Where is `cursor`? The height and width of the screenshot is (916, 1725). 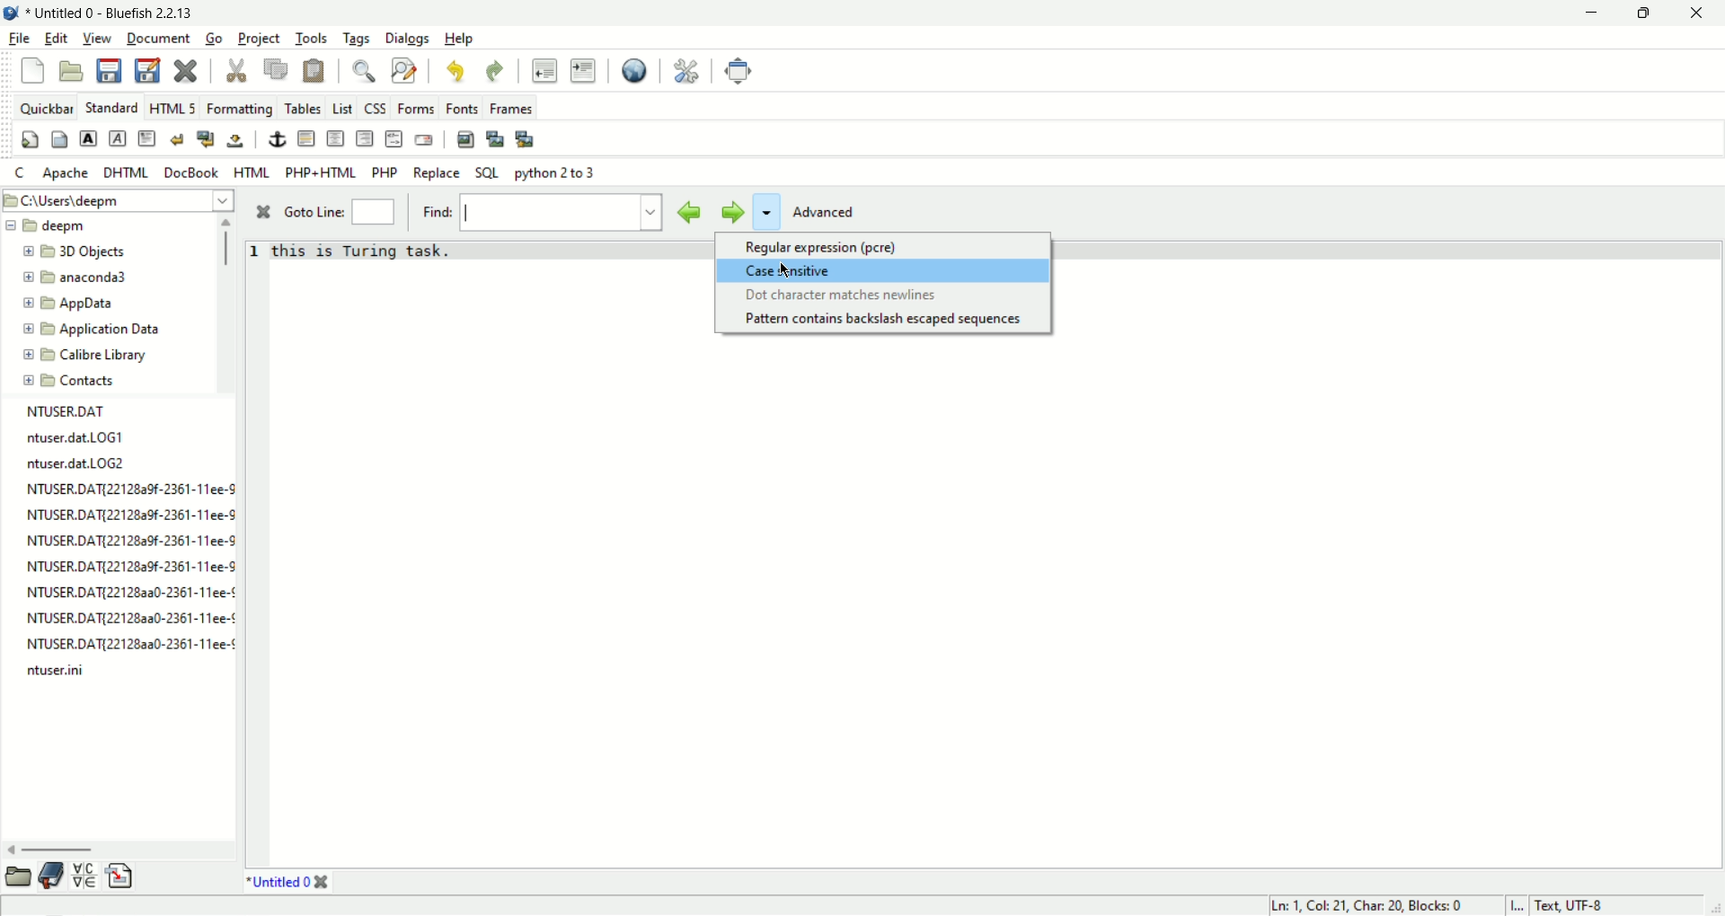 cursor is located at coordinates (791, 269).